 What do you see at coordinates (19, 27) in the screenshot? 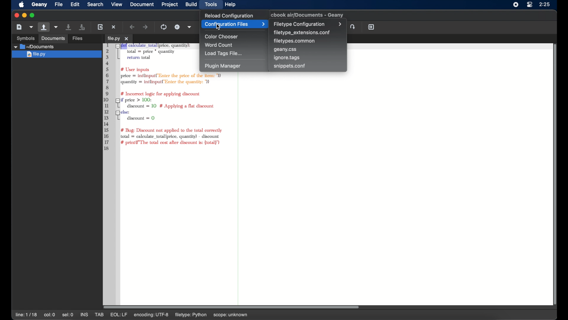
I see `create new` at bounding box center [19, 27].